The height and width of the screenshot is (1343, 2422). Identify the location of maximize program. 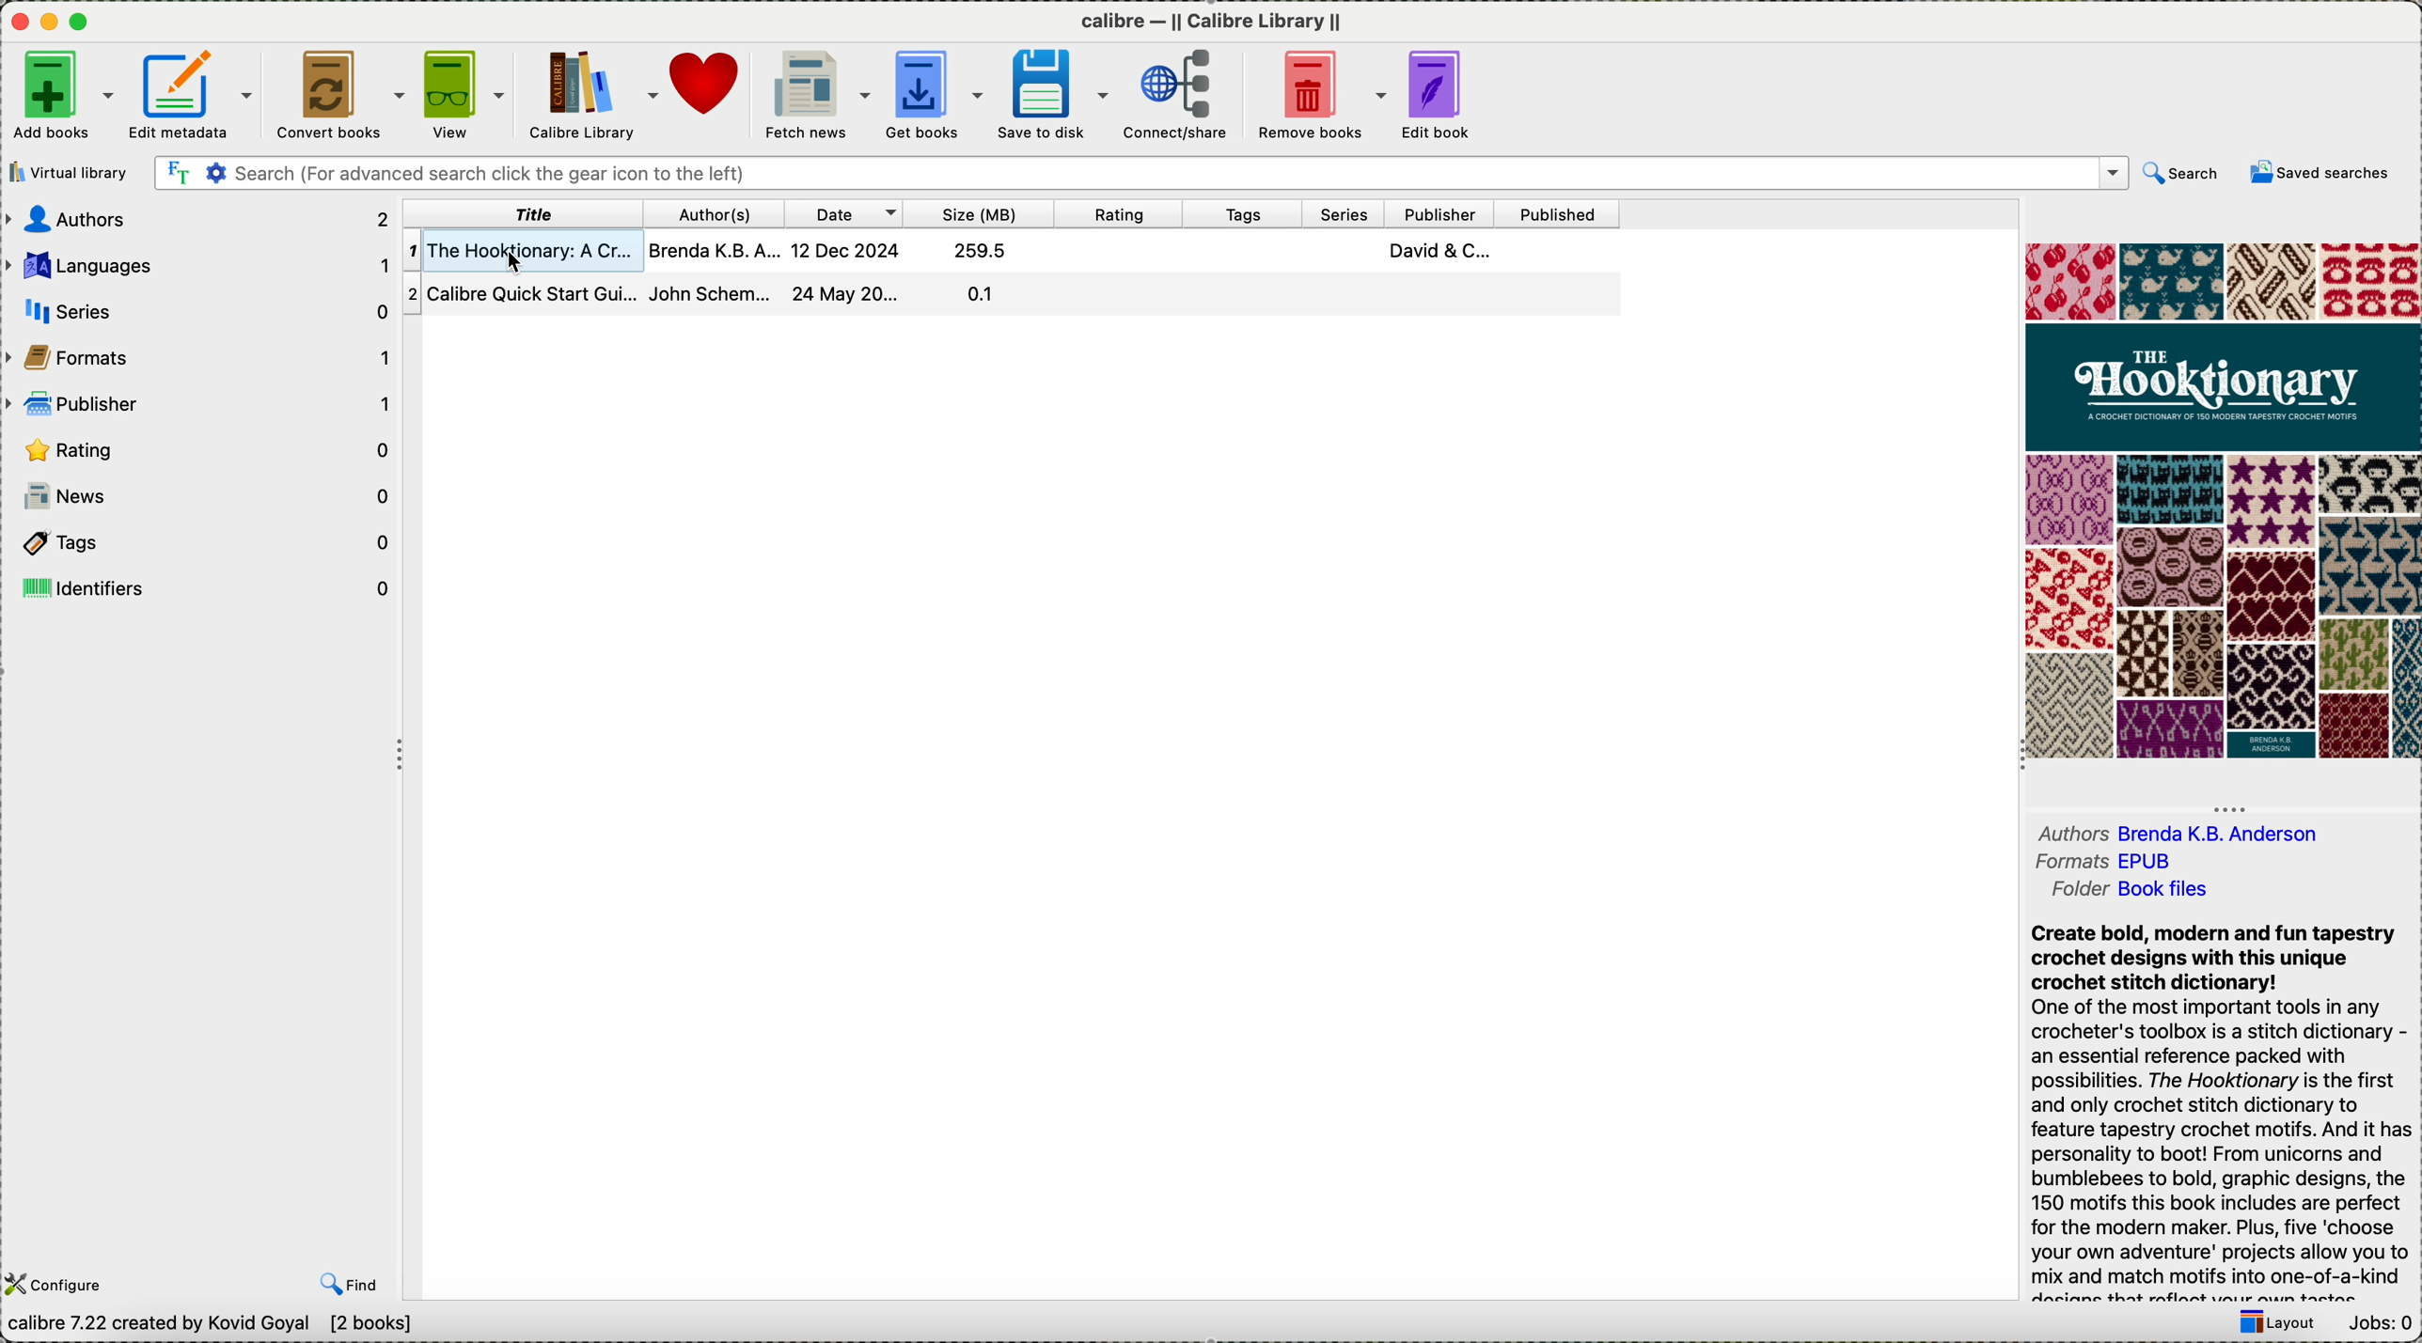
(80, 23).